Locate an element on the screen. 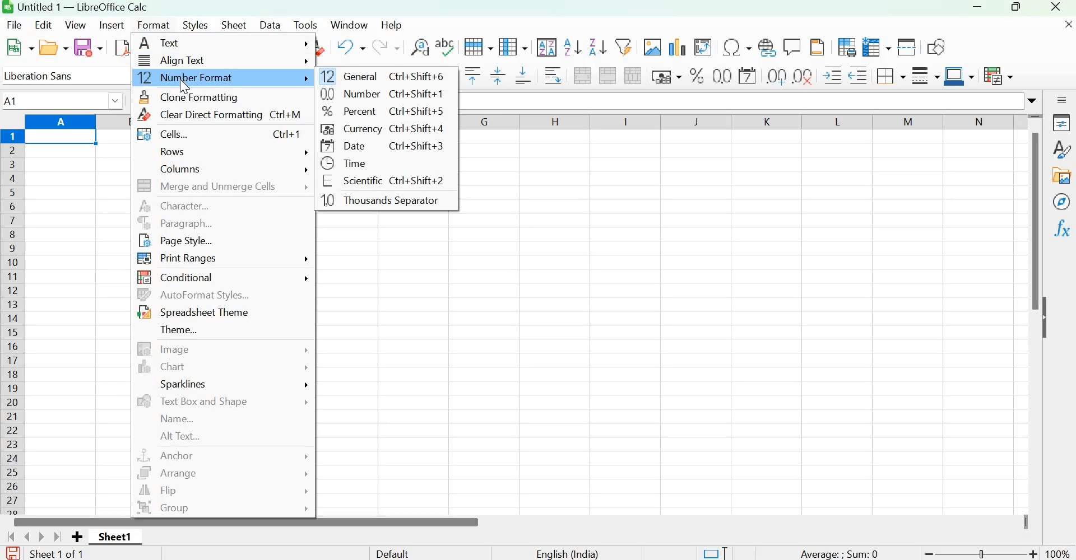  Maximize is located at coordinates (1015, 9).